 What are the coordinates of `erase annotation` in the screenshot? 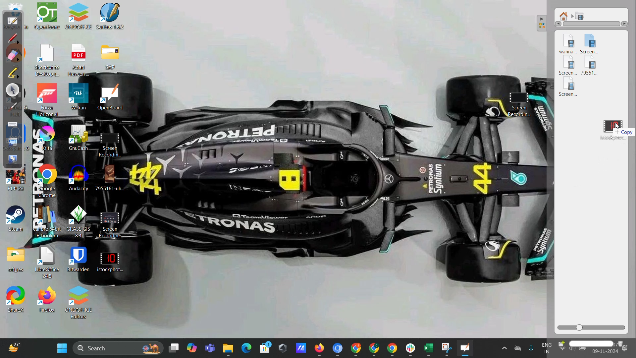 It's located at (16, 56).